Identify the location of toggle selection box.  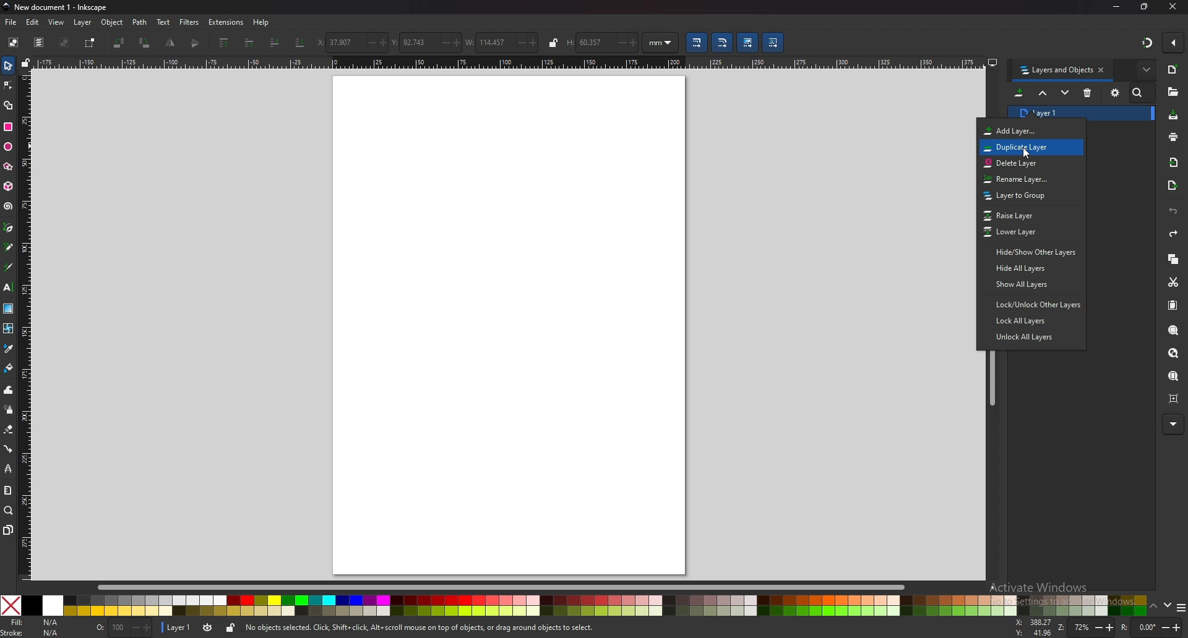
(89, 43).